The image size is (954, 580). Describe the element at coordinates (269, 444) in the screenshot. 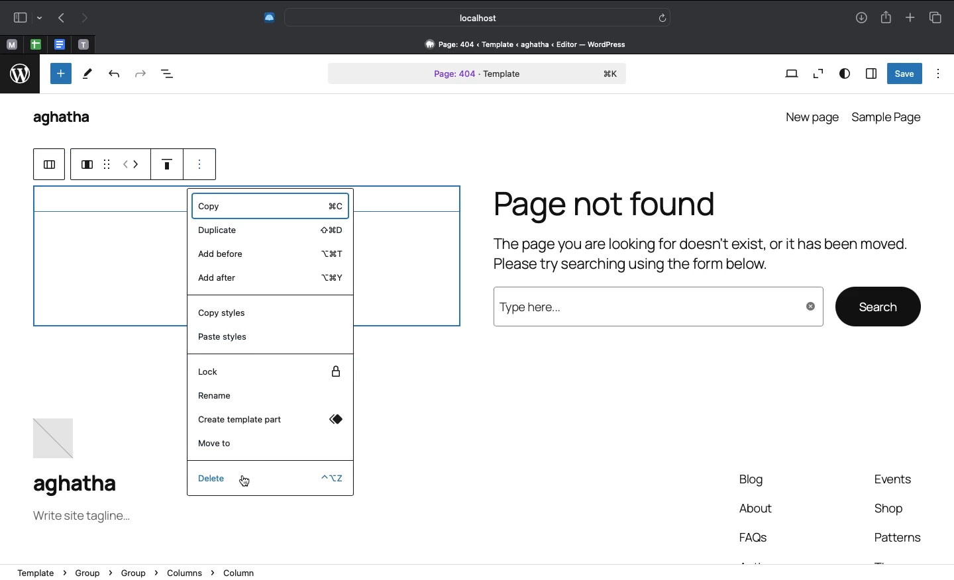

I see `move to` at that location.